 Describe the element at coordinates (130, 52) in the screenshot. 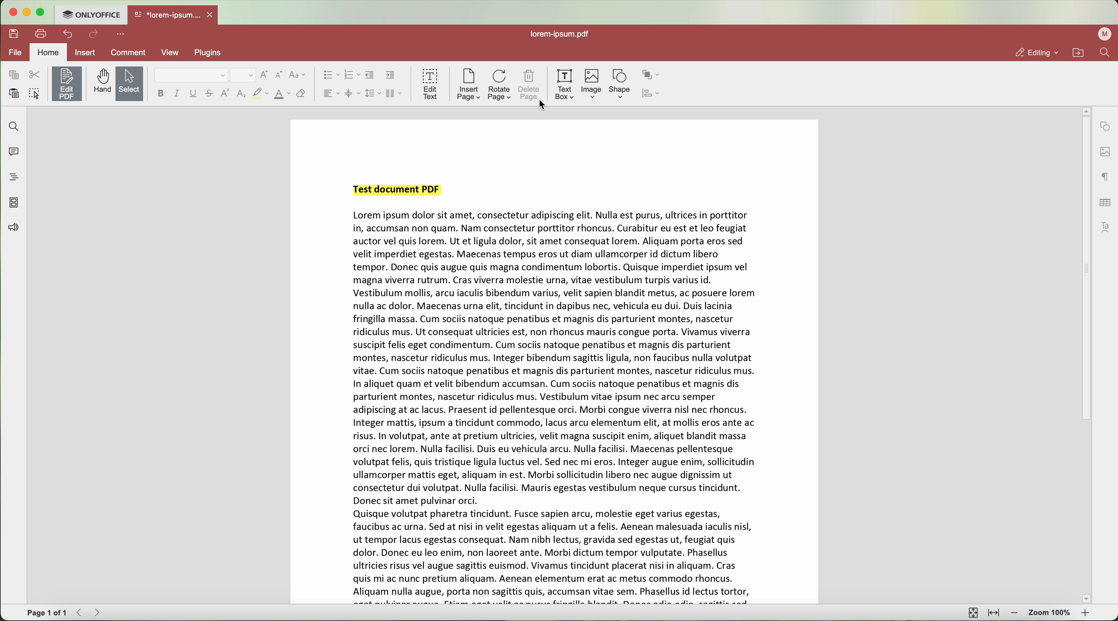

I see `comment` at that location.